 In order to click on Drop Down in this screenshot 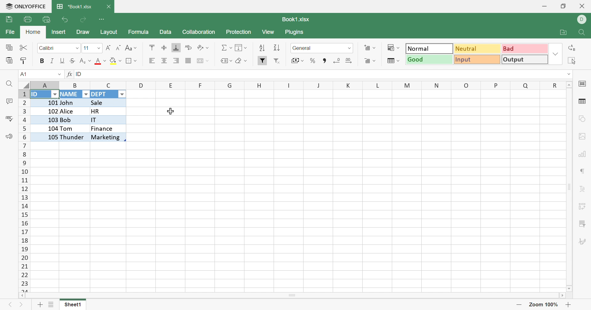, I will do `click(569, 74)`.